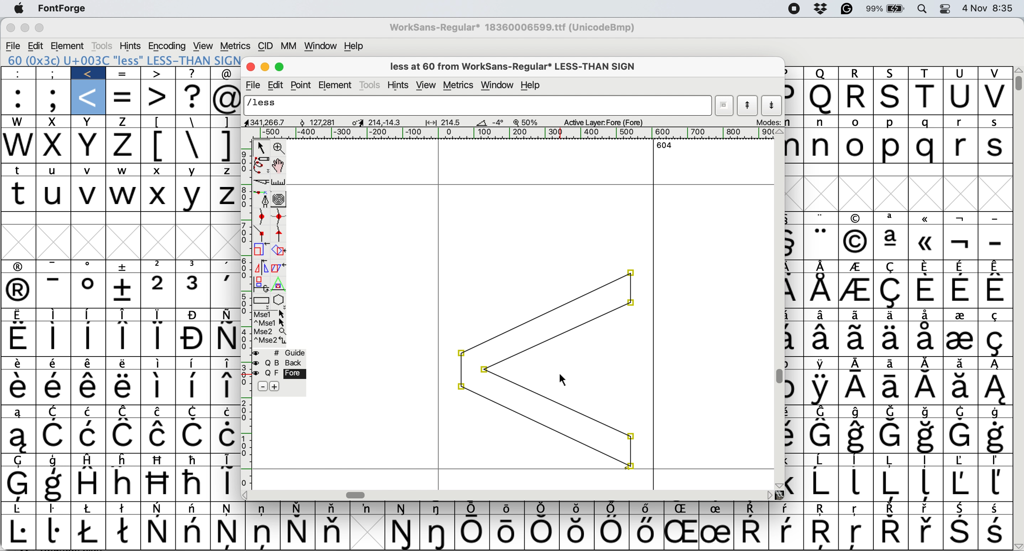  I want to click on Symbol, so click(961, 267).